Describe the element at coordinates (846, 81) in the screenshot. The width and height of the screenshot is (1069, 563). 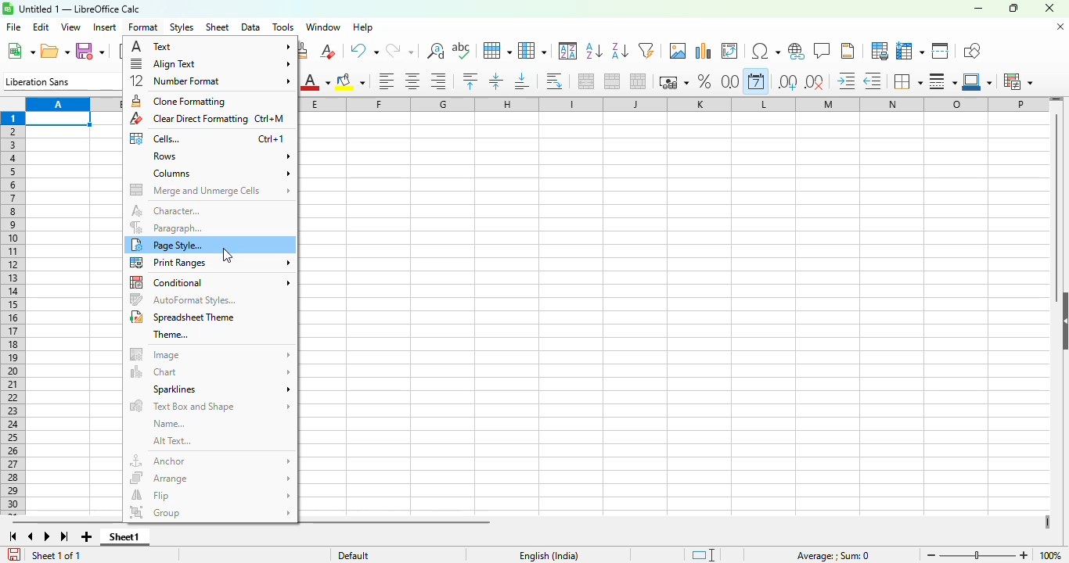
I see `increase indent` at that location.